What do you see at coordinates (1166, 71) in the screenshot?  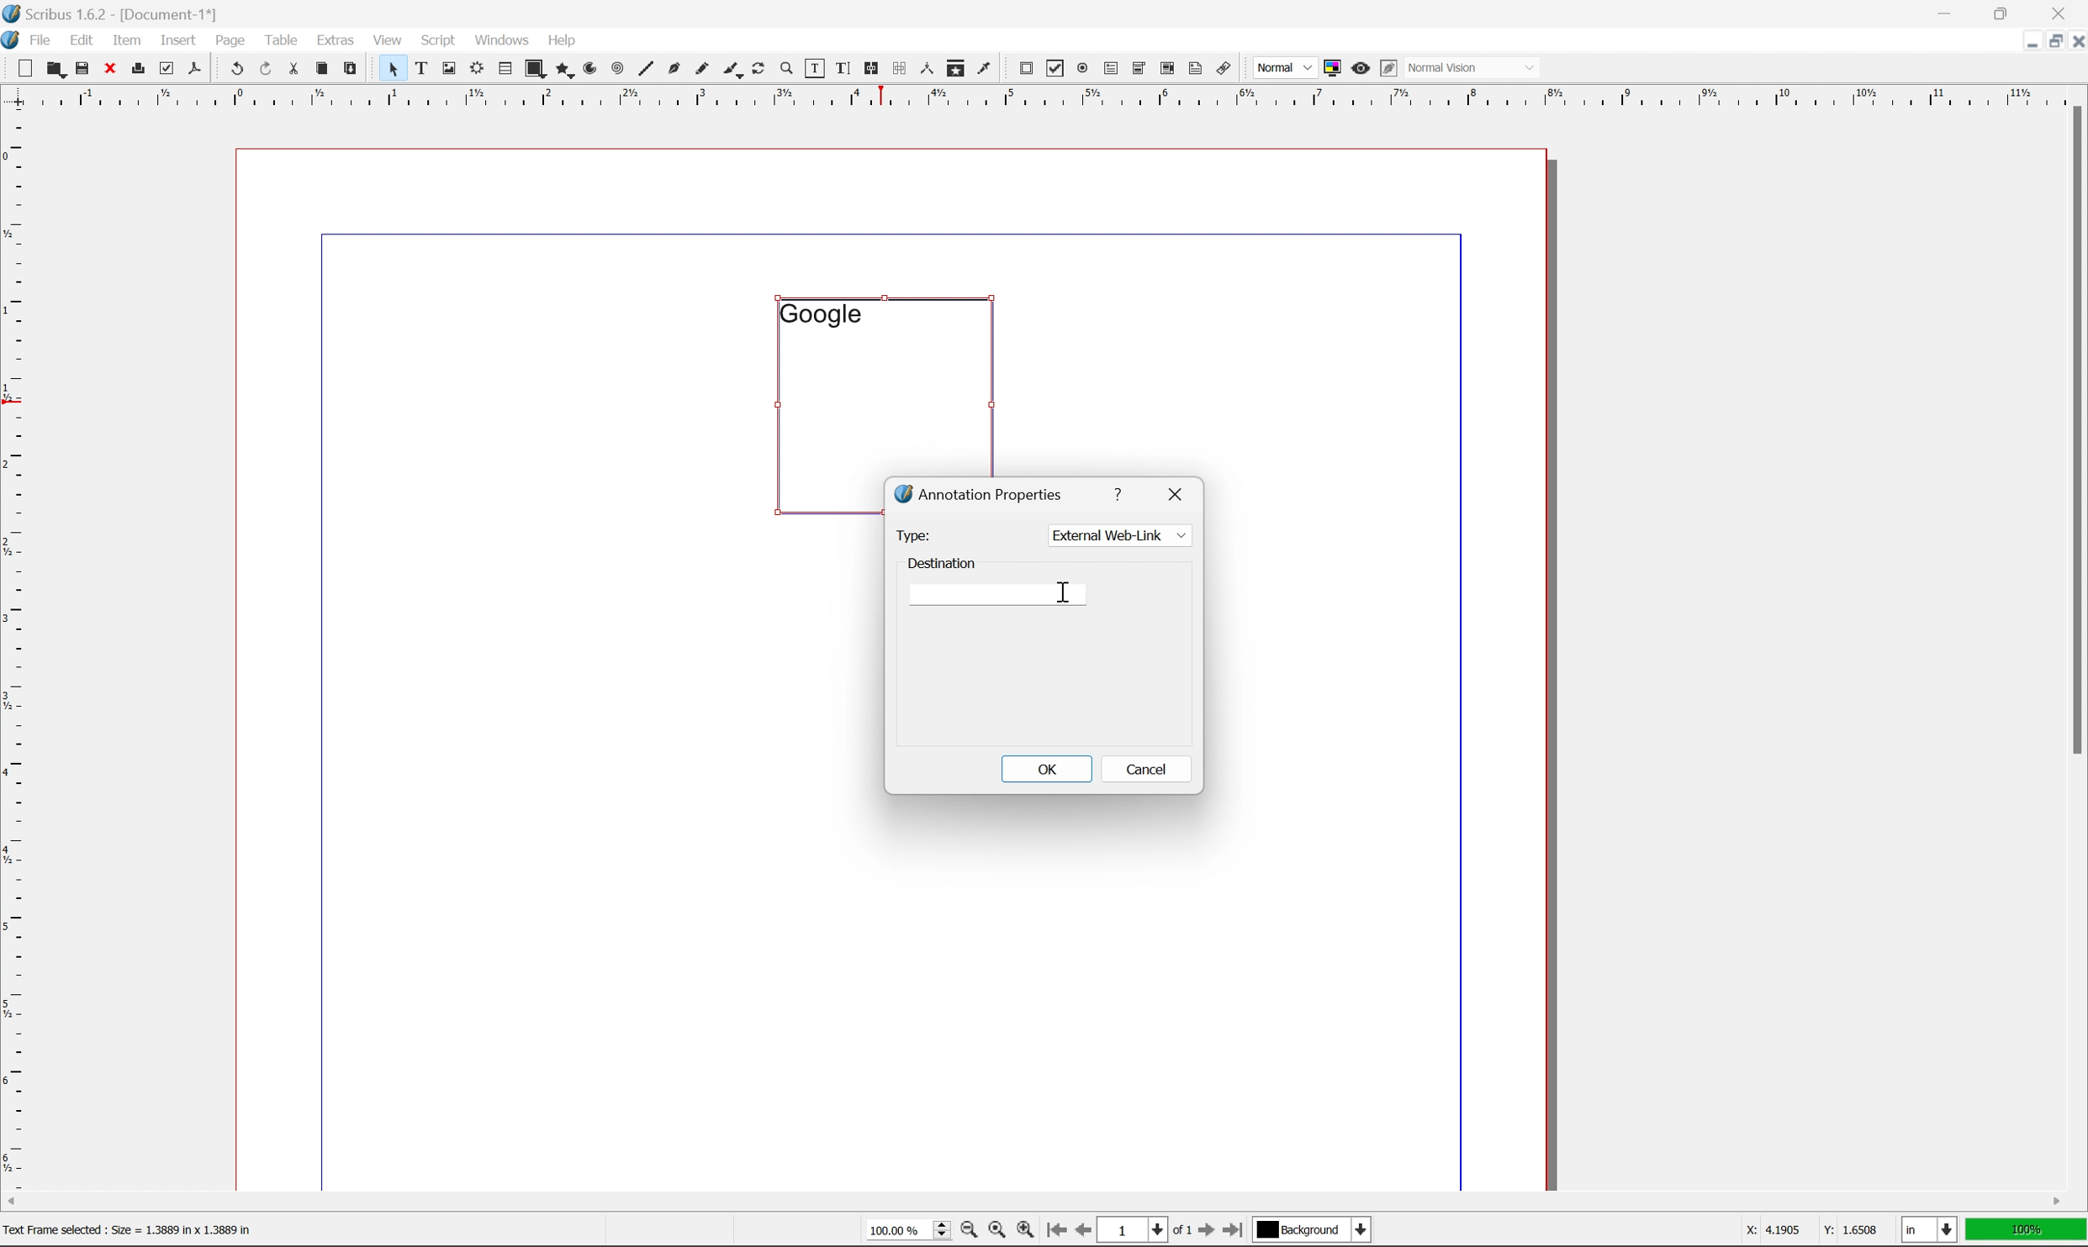 I see `pdf list box` at bounding box center [1166, 71].